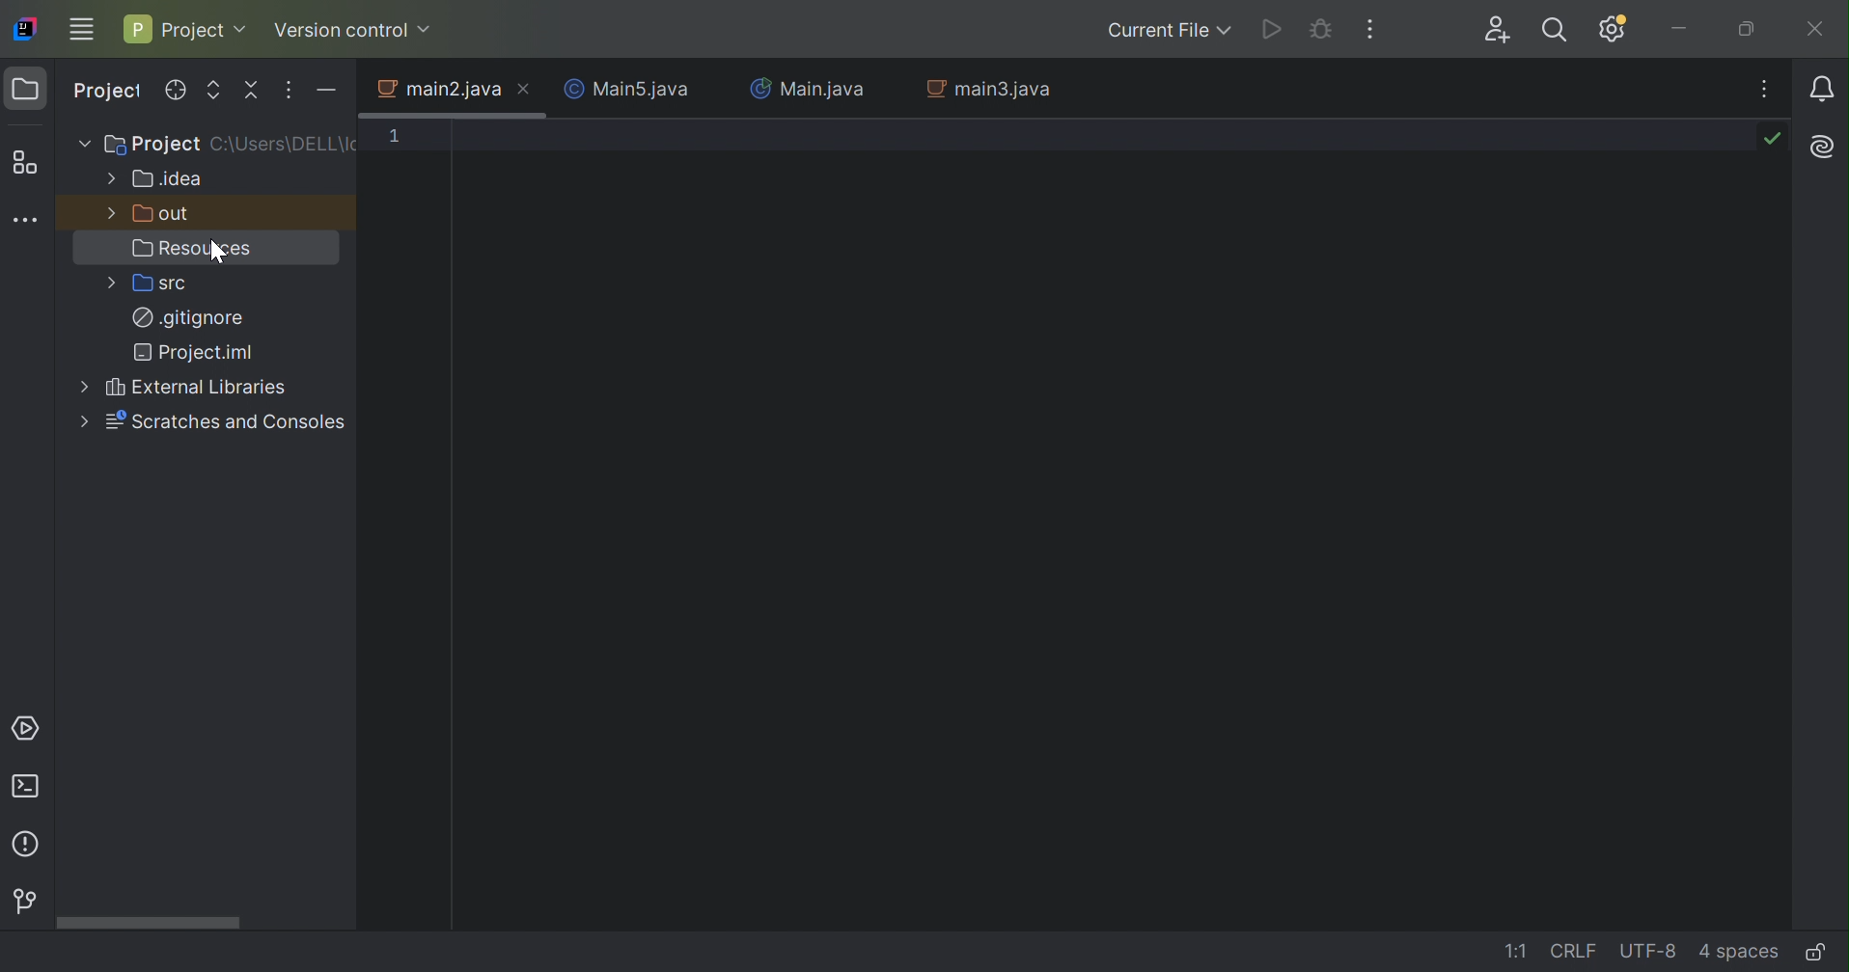 This screenshot has width=1849, height=972. What do you see at coordinates (1768, 90) in the screenshot?
I see `Recent files, tab actions, and more` at bounding box center [1768, 90].